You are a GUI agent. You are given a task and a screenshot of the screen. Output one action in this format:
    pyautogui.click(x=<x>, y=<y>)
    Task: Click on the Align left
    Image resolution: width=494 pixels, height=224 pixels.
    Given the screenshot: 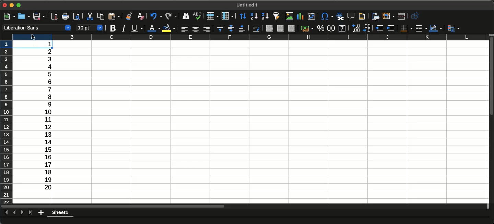 What is the action you would take?
    pyautogui.click(x=185, y=28)
    